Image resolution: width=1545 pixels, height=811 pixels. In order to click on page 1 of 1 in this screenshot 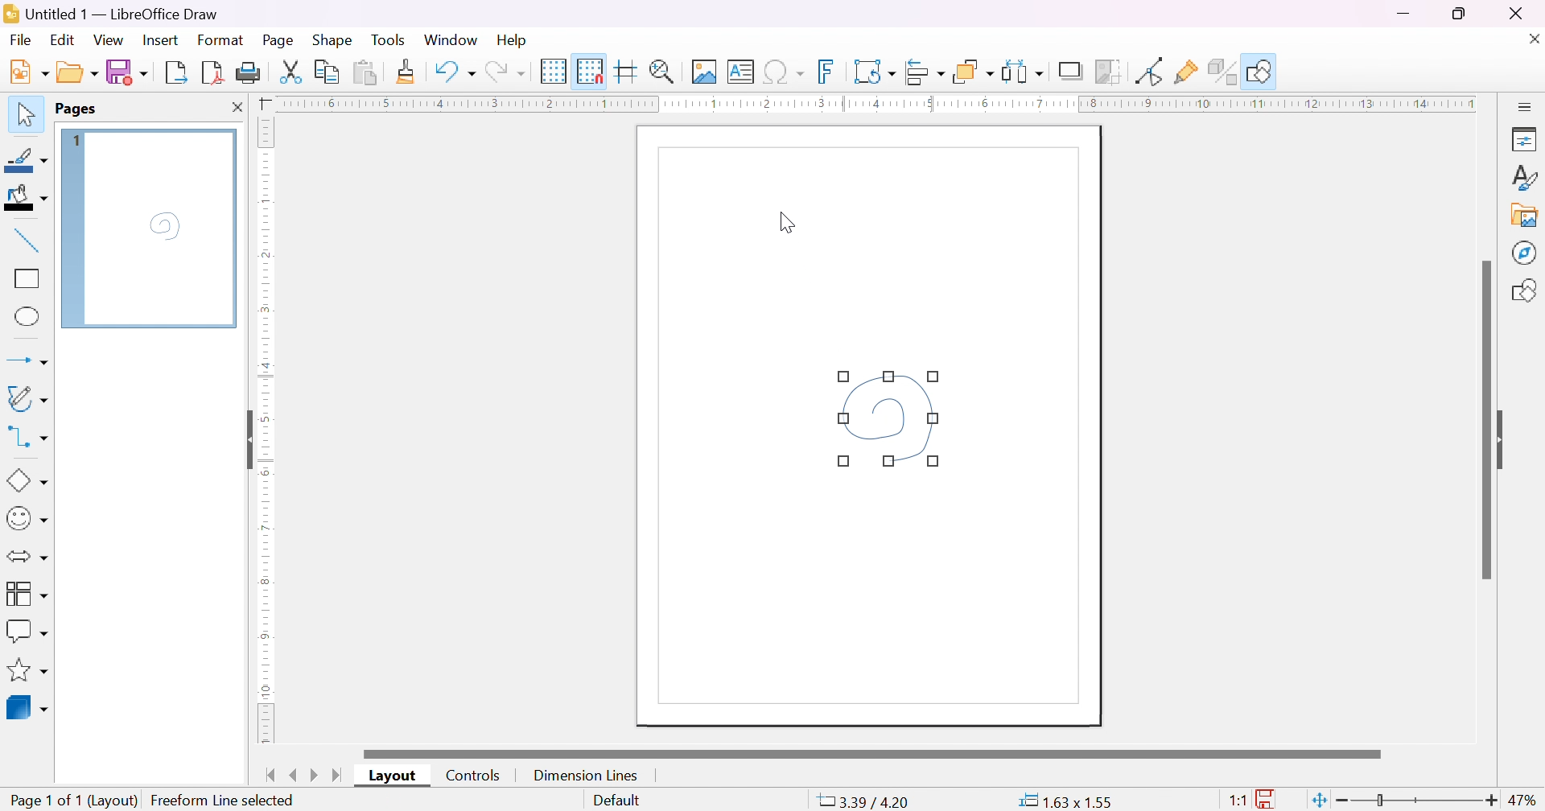, I will do `click(44, 800)`.